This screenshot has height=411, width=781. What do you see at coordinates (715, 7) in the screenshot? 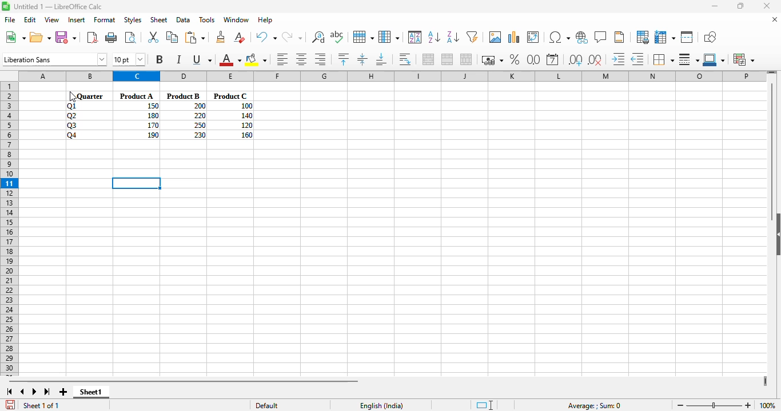
I see `minimize` at bounding box center [715, 7].